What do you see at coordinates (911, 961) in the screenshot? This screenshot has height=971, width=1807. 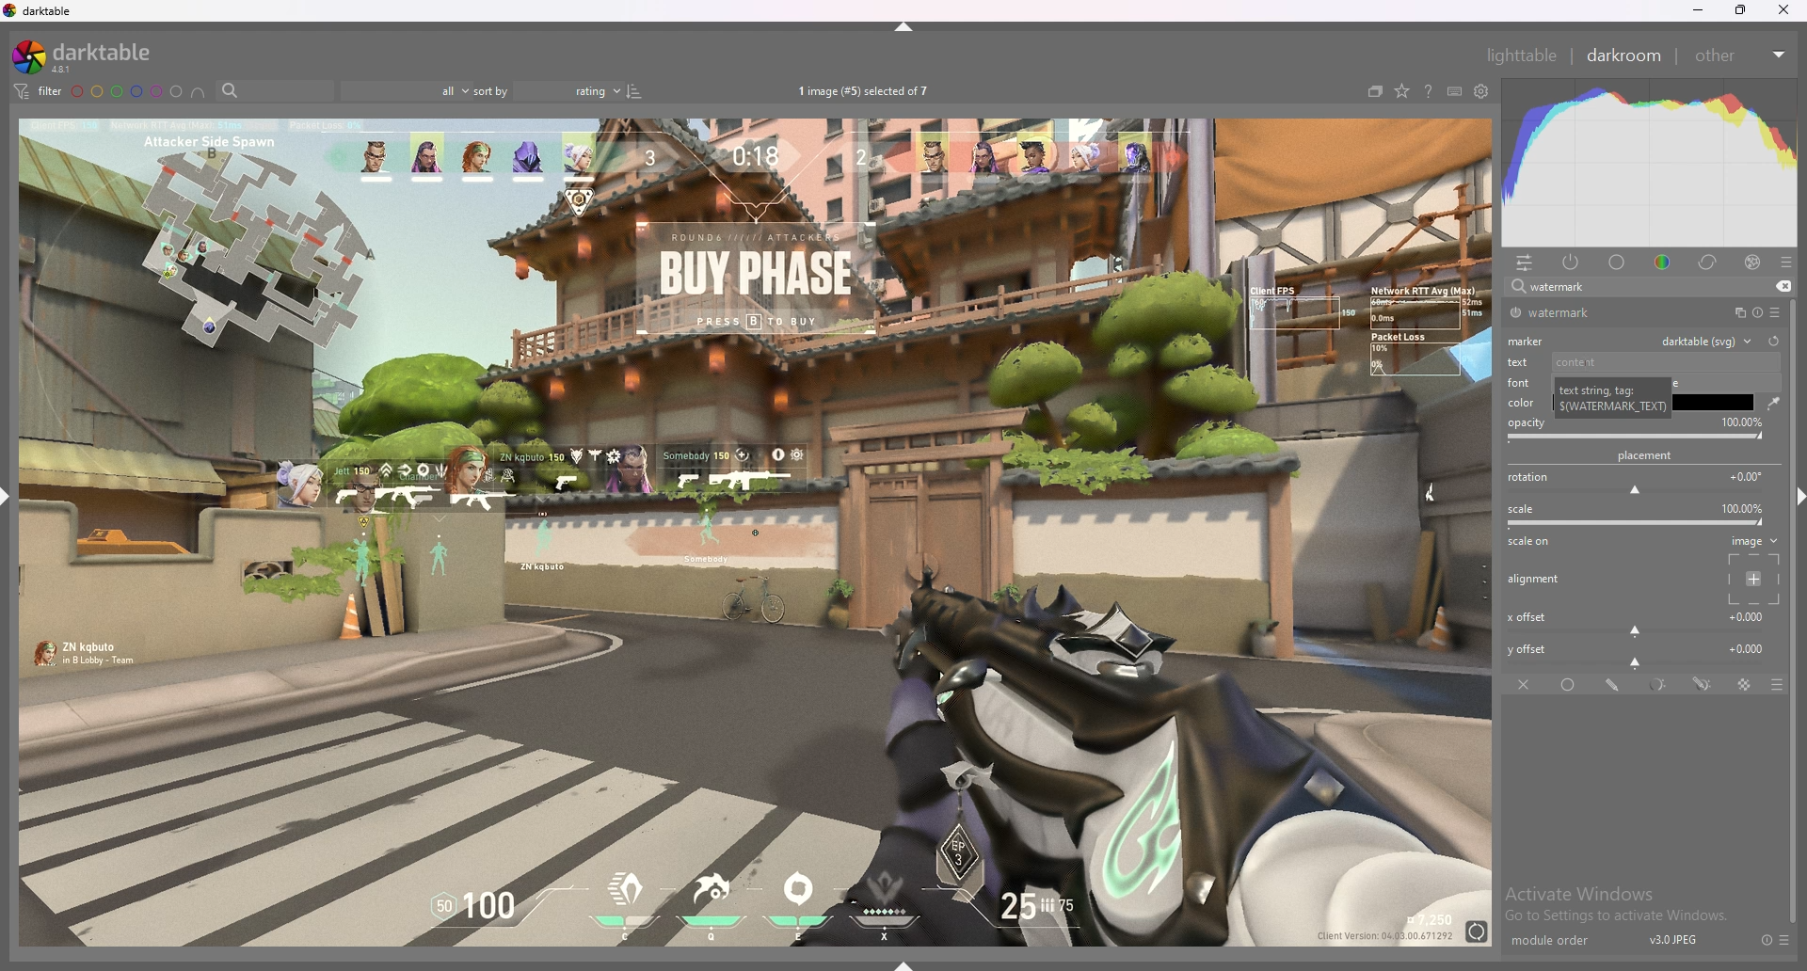 I see `show` at bounding box center [911, 961].